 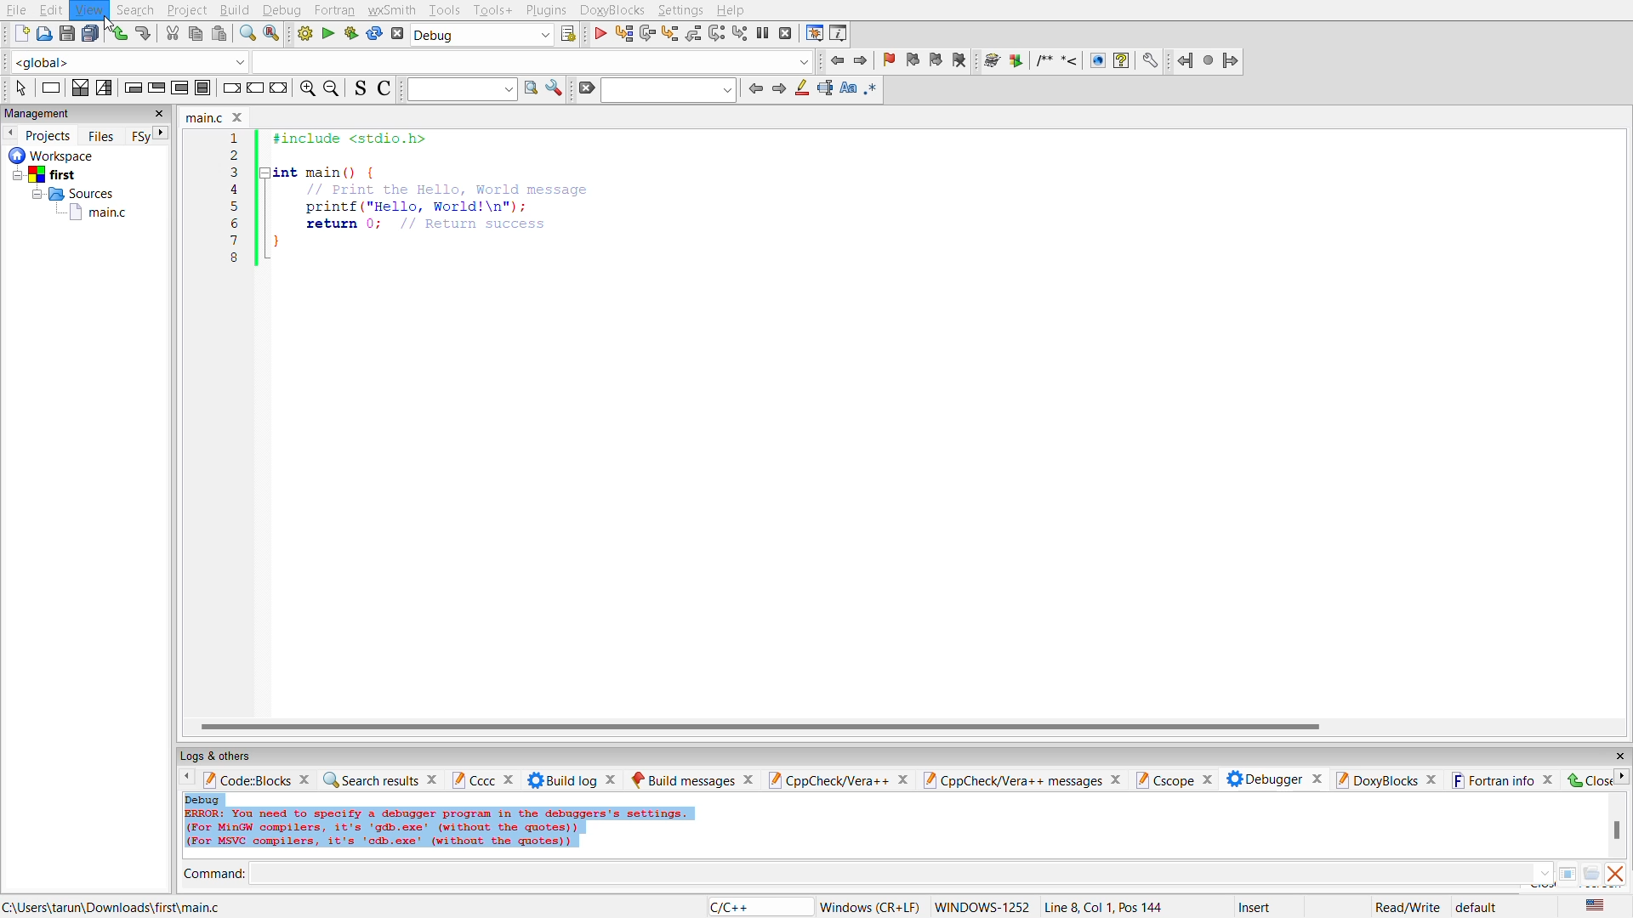 I want to click on edit, so click(x=52, y=10).